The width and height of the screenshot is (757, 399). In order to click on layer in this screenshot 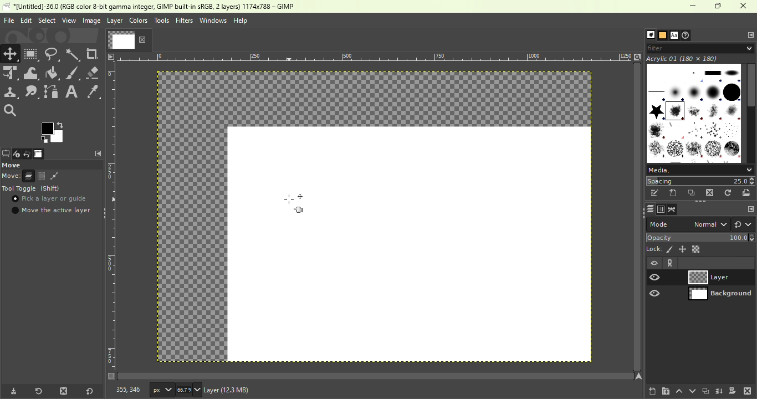, I will do `click(115, 22)`.